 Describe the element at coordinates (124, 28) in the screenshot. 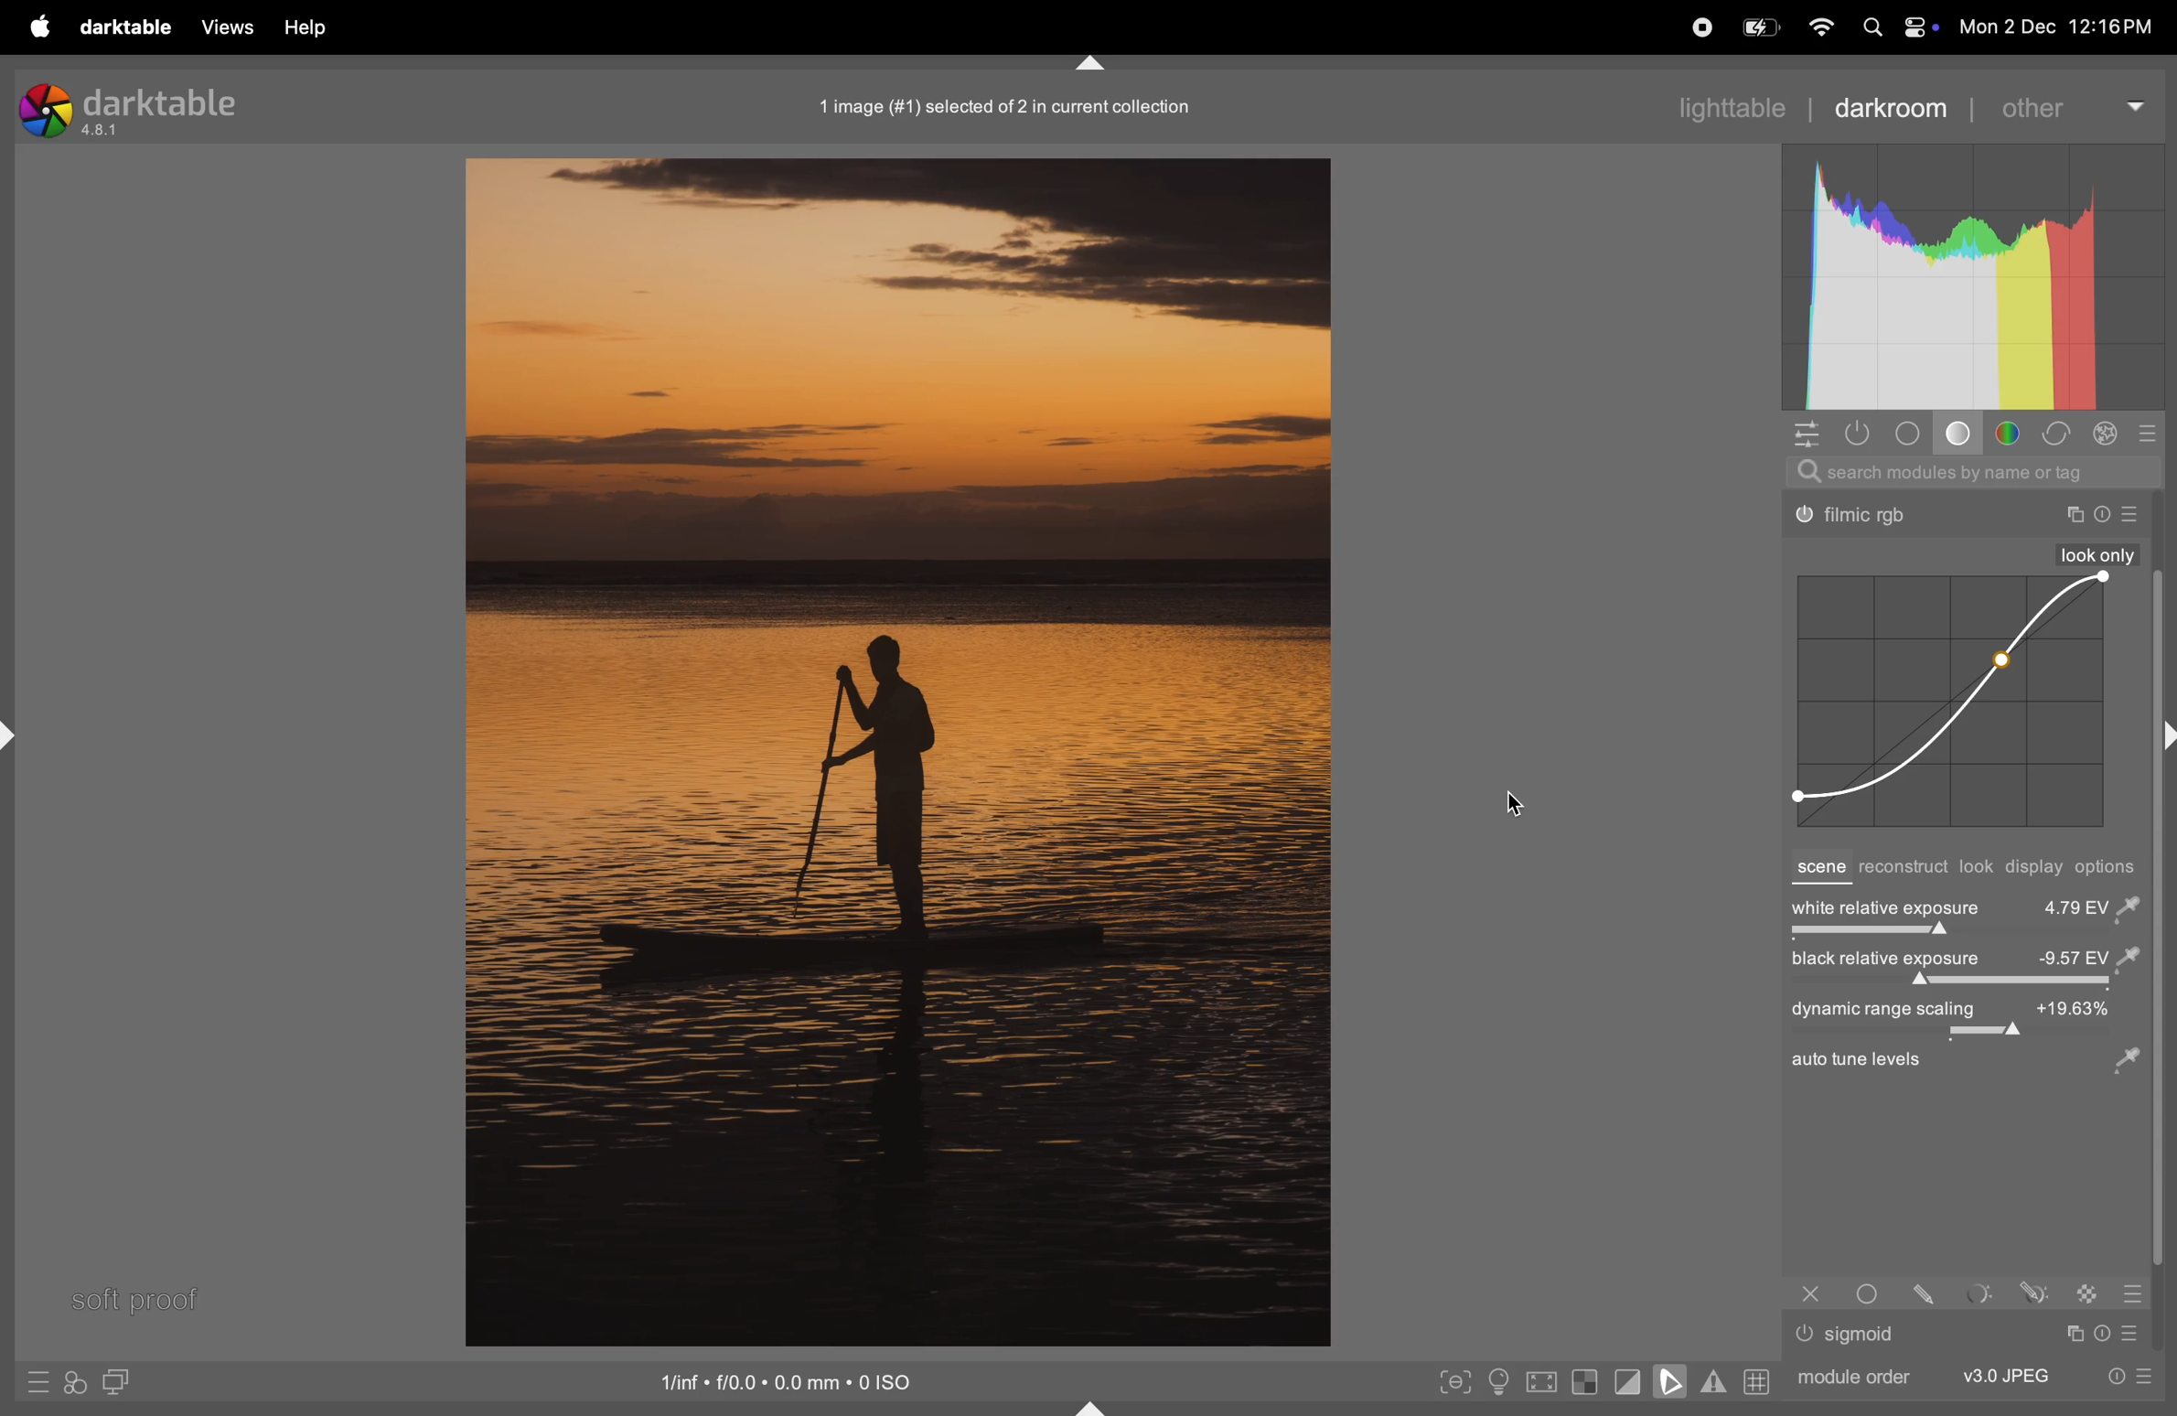

I see `darktable` at that location.